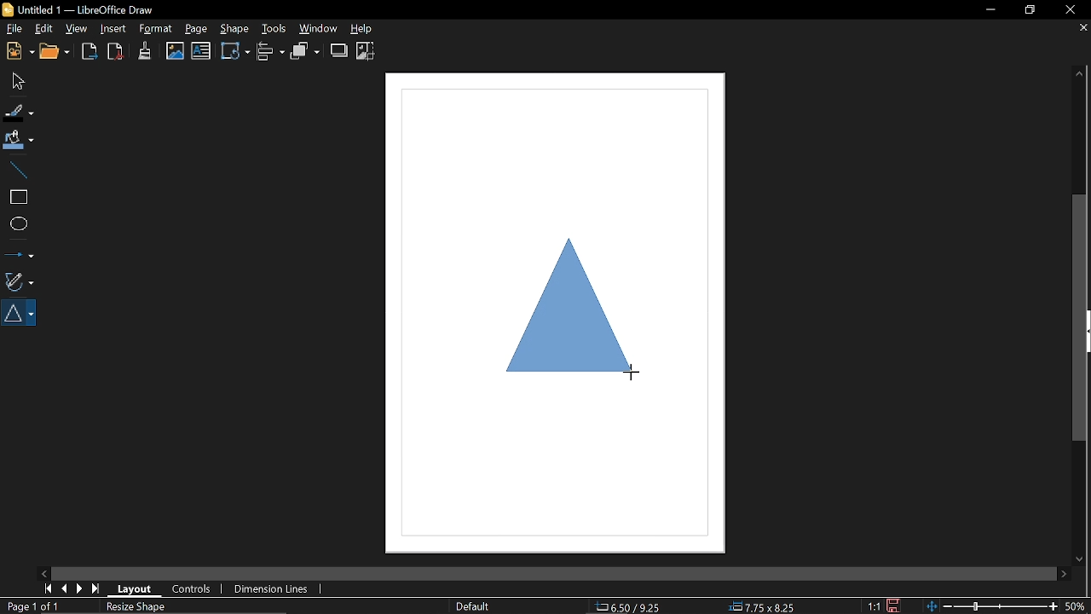 The image size is (1091, 614). What do you see at coordinates (90, 53) in the screenshot?
I see `Export` at bounding box center [90, 53].